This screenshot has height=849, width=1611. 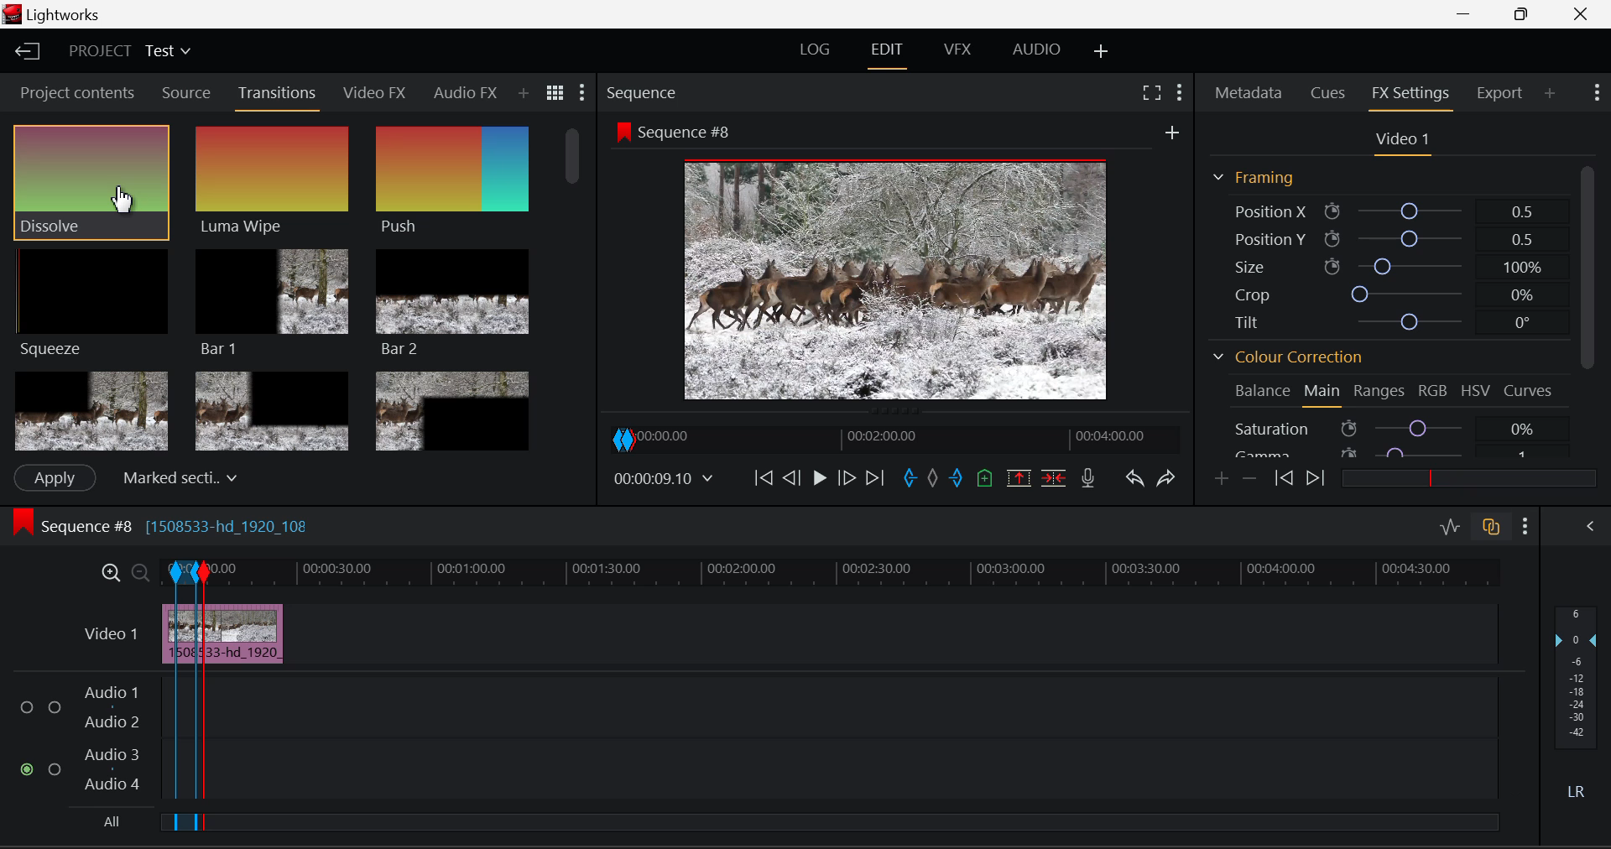 I want to click on Audio Input Checkbox, so click(x=55, y=707).